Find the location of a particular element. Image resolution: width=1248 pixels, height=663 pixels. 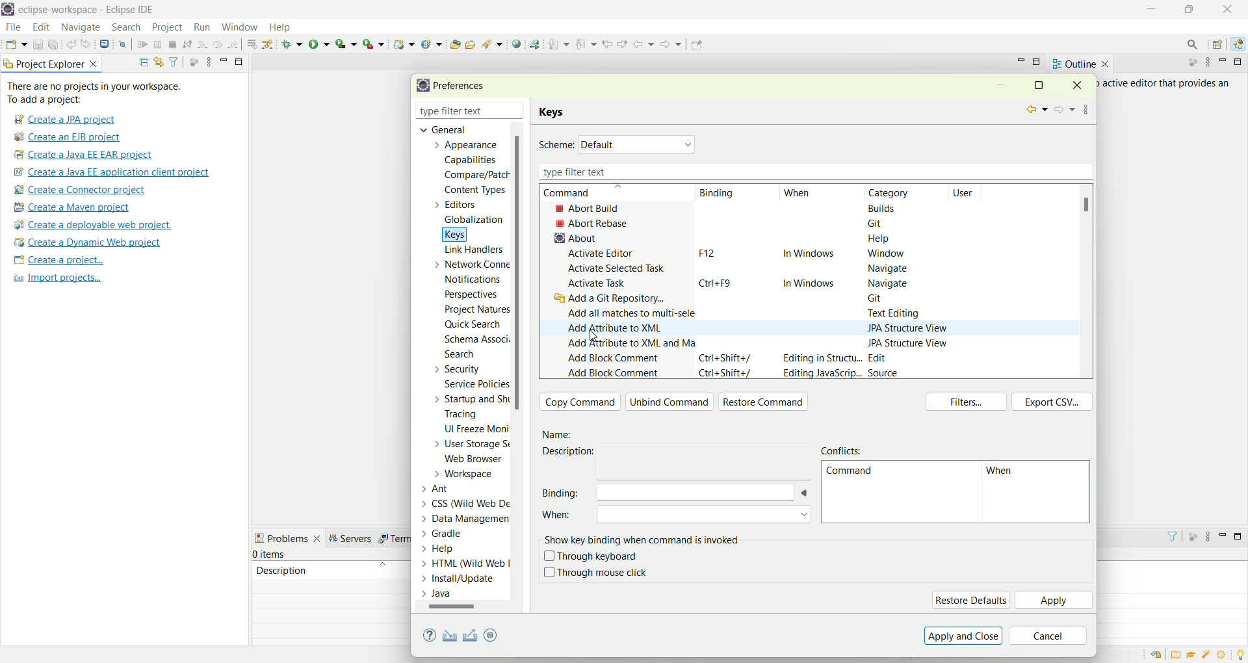

servers is located at coordinates (354, 538).